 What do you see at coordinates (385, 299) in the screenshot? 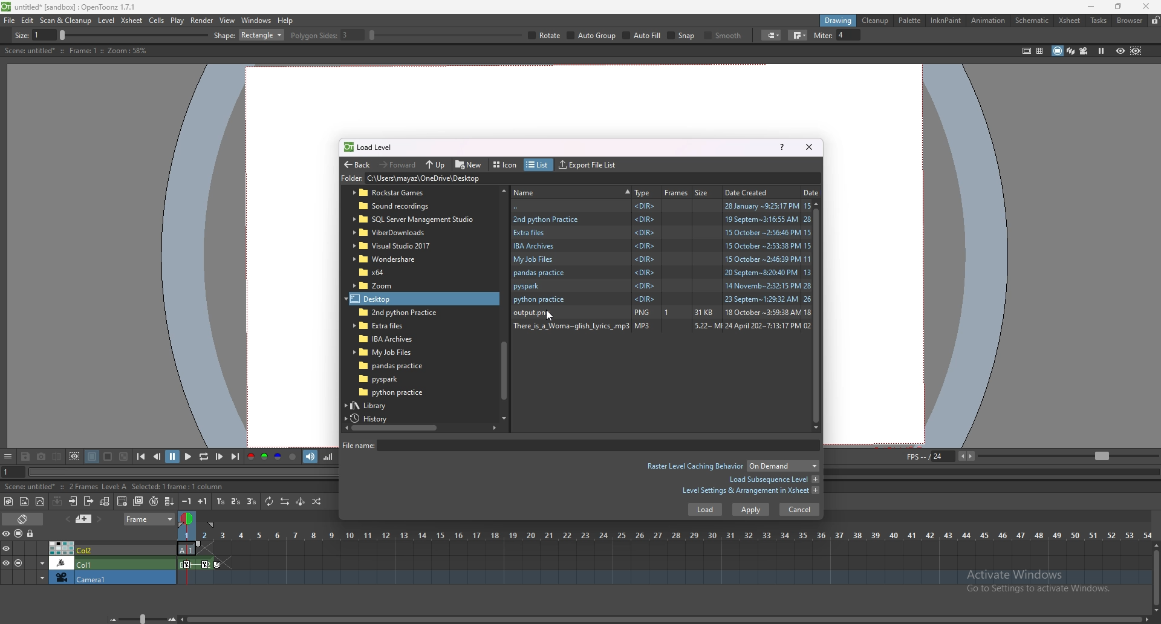
I see `folder` at bounding box center [385, 299].